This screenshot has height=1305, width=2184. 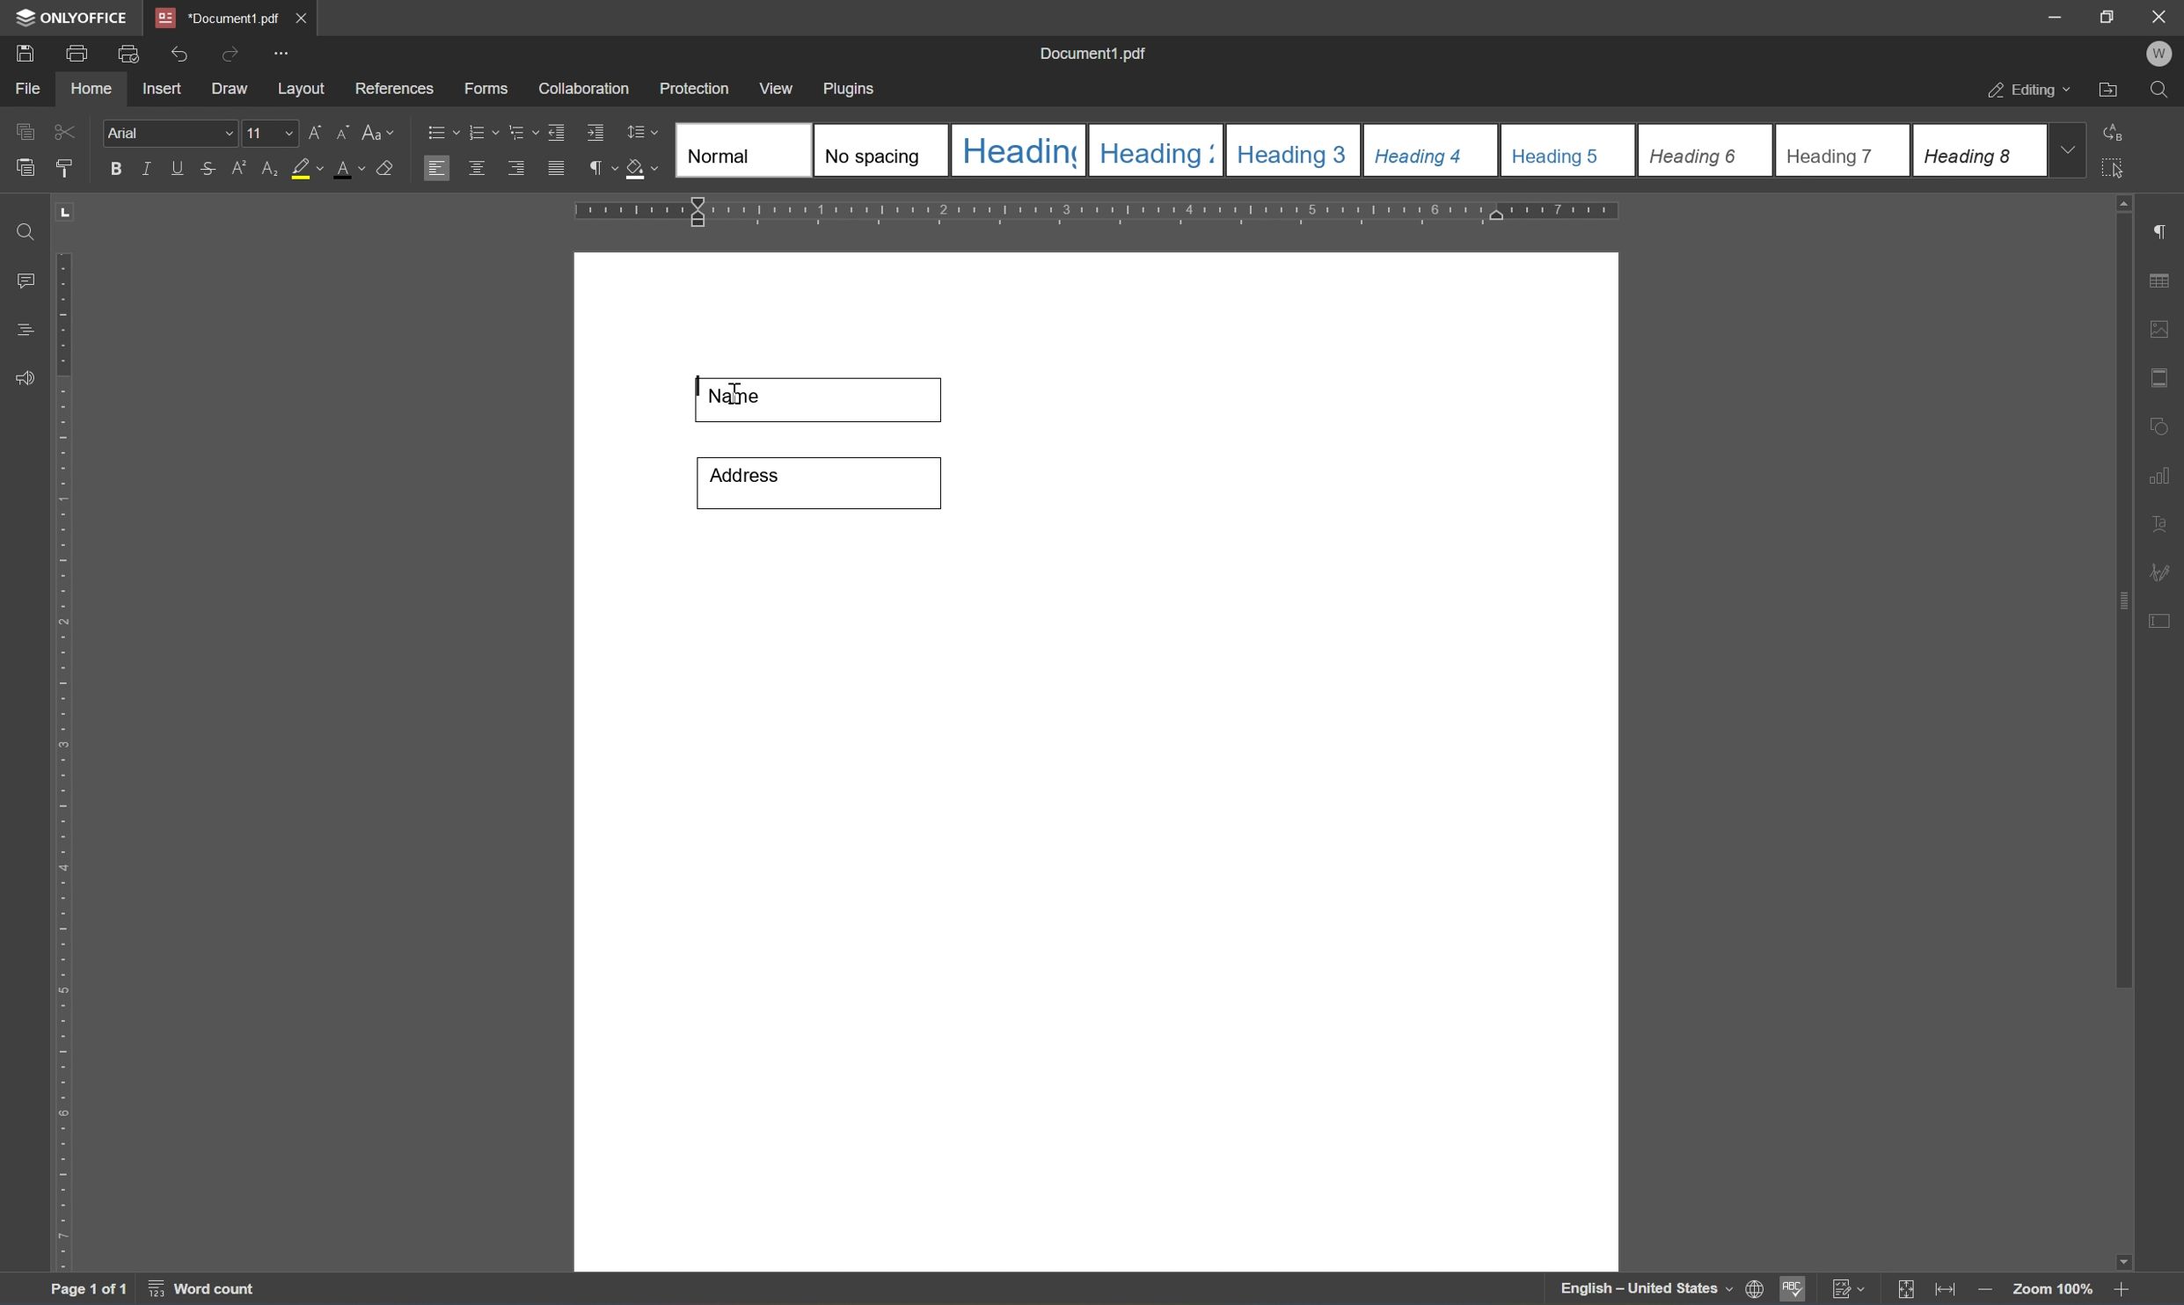 I want to click on copy, so click(x=26, y=167).